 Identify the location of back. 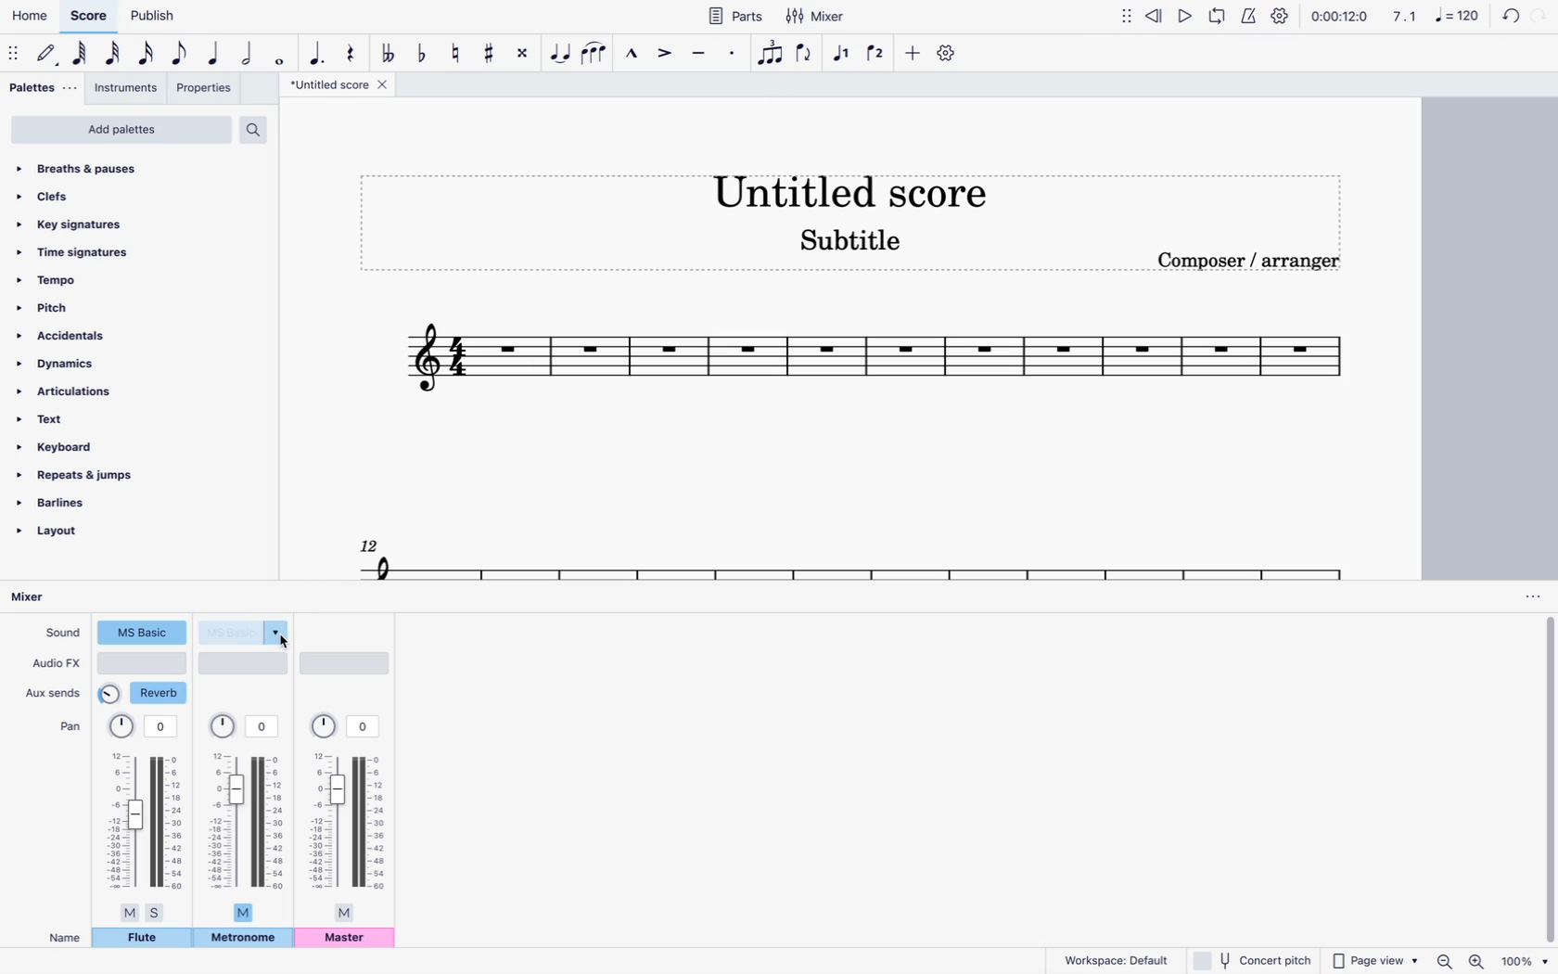
(1506, 16).